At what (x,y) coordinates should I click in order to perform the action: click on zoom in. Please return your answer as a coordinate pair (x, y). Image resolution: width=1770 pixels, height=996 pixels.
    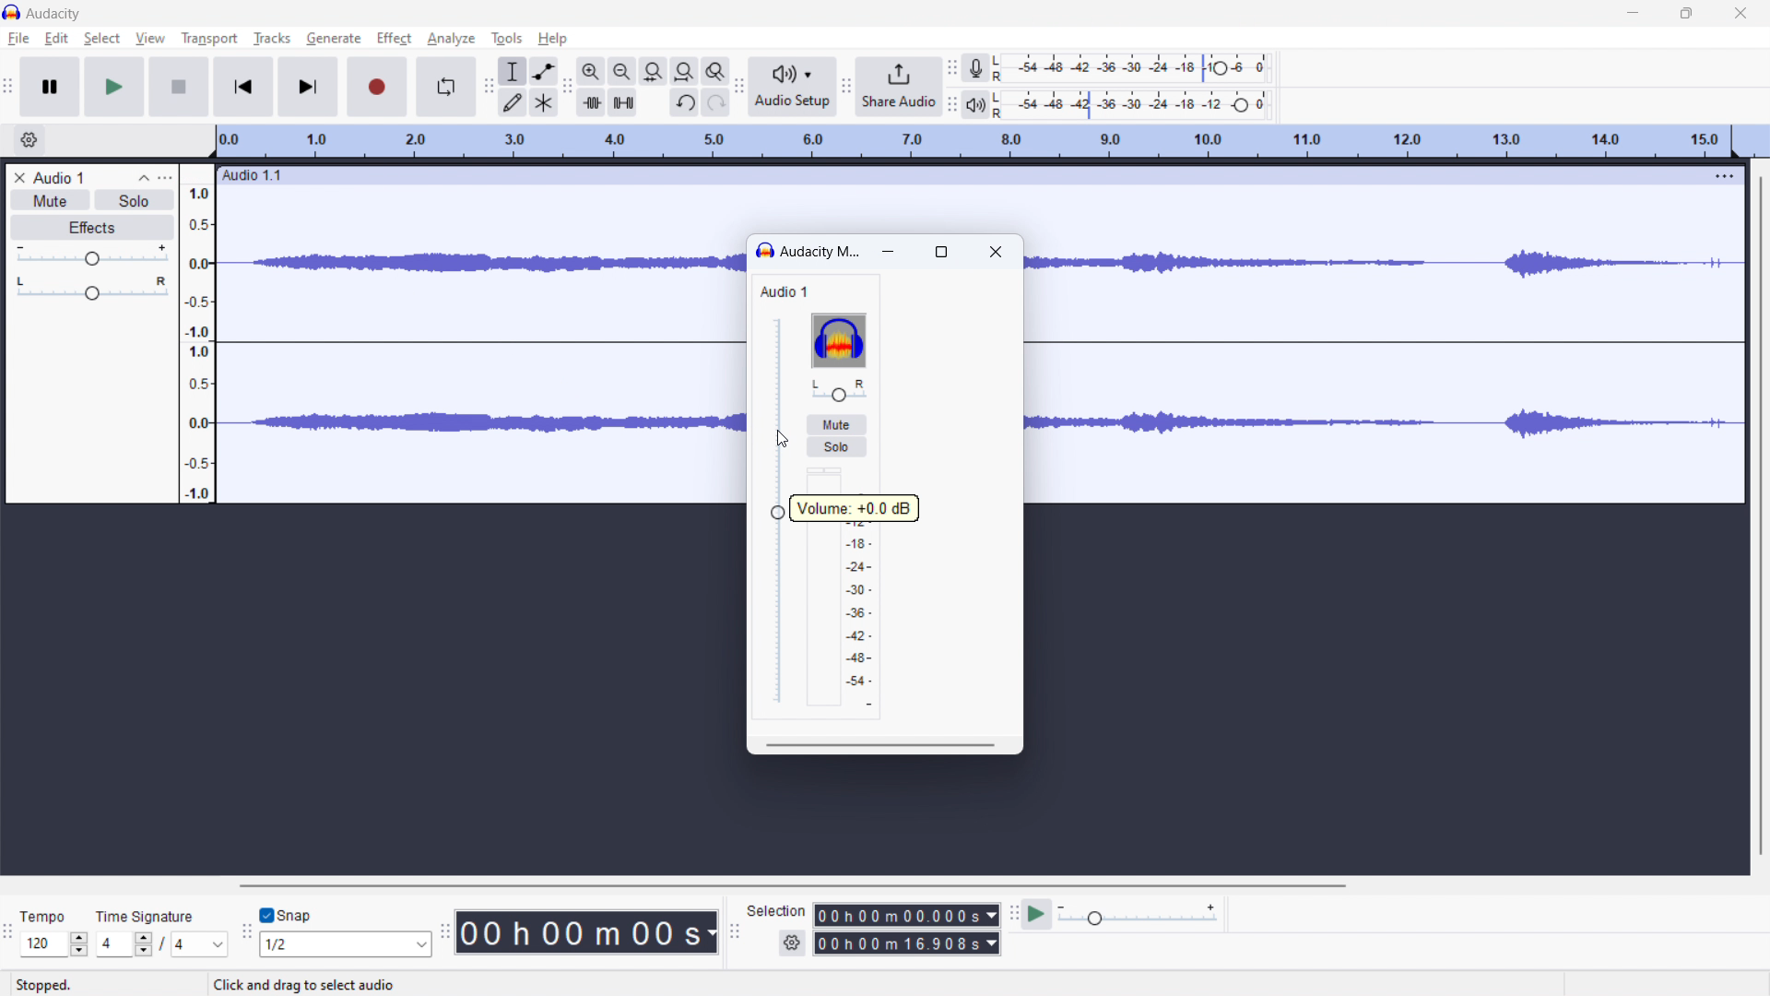
    Looking at the image, I should click on (591, 71).